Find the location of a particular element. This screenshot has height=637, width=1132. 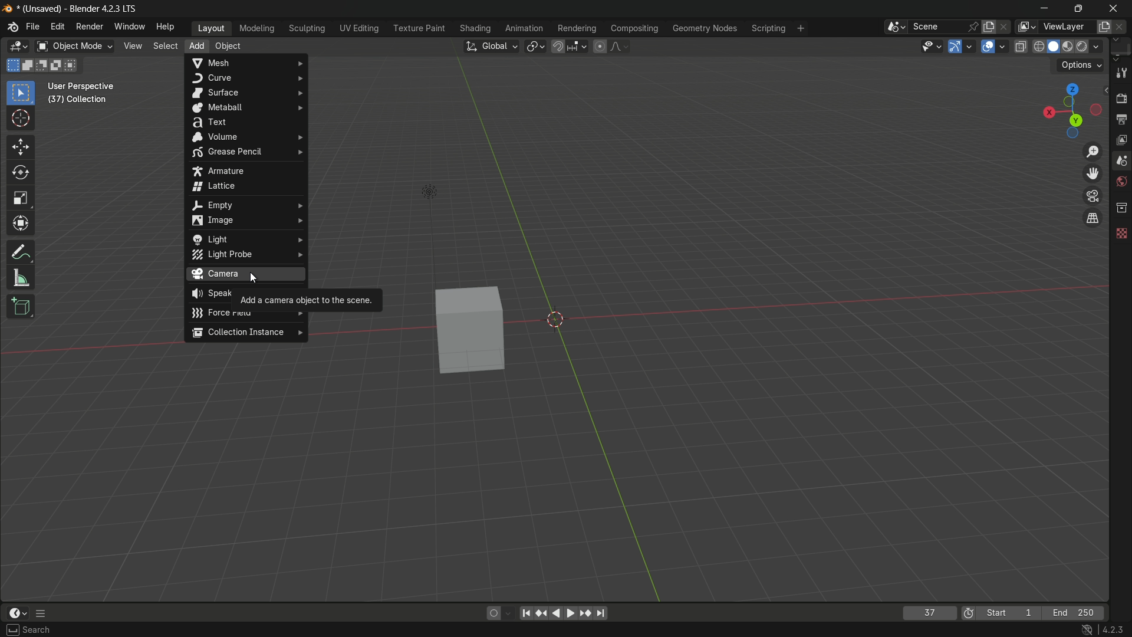

close app is located at coordinates (1115, 8).